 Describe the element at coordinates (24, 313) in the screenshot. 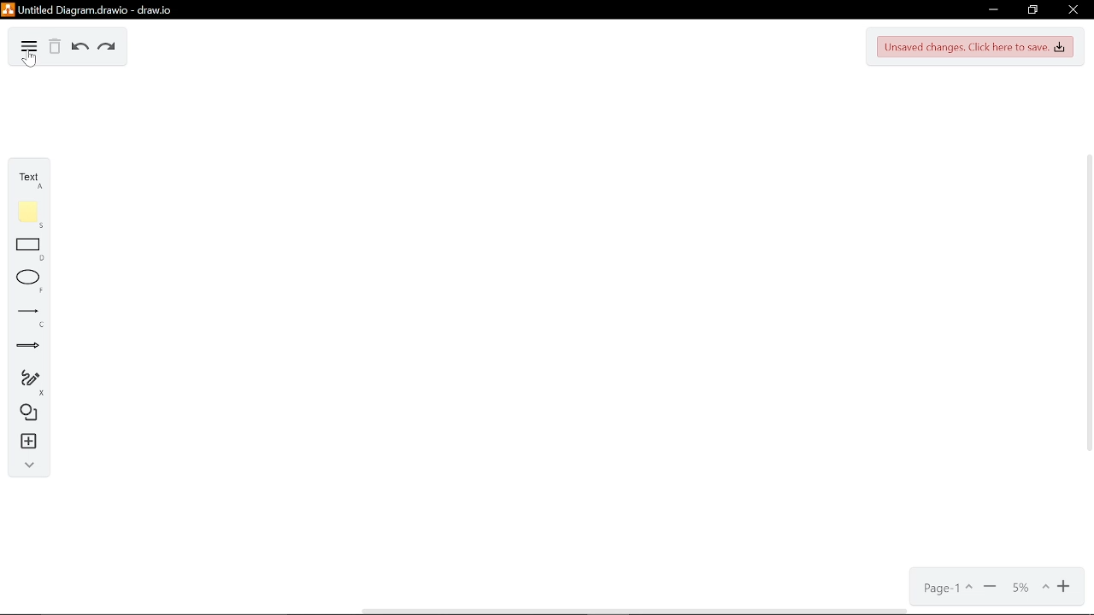

I see `Line` at that location.